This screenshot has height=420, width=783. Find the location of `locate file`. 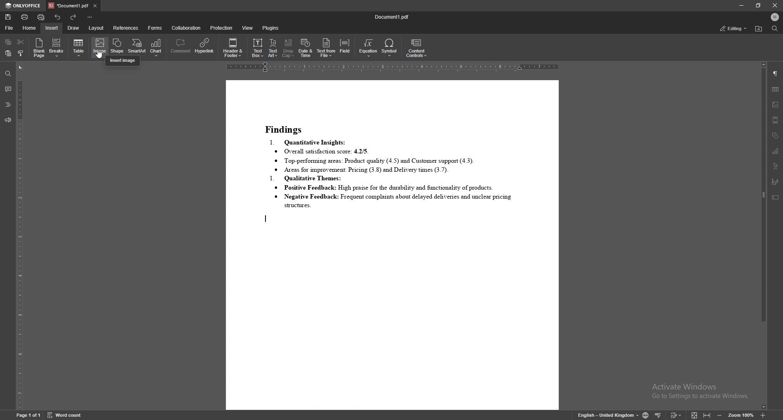

locate file is located at coordinates (759, 28).